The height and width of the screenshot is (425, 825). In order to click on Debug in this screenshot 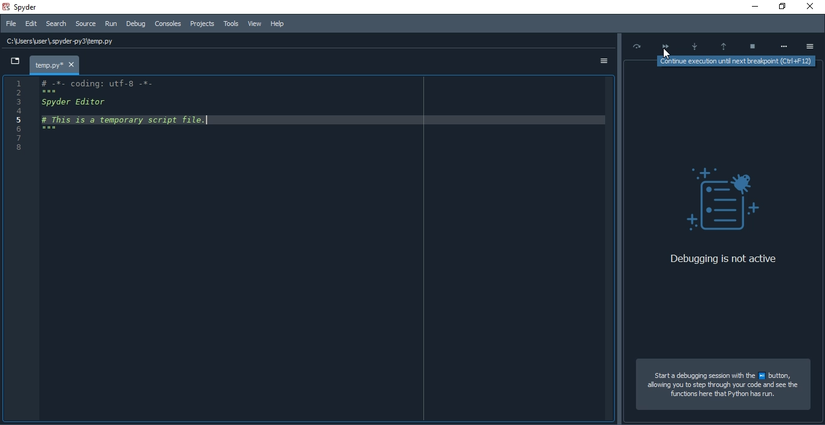, I will do `click(136, 23)`.